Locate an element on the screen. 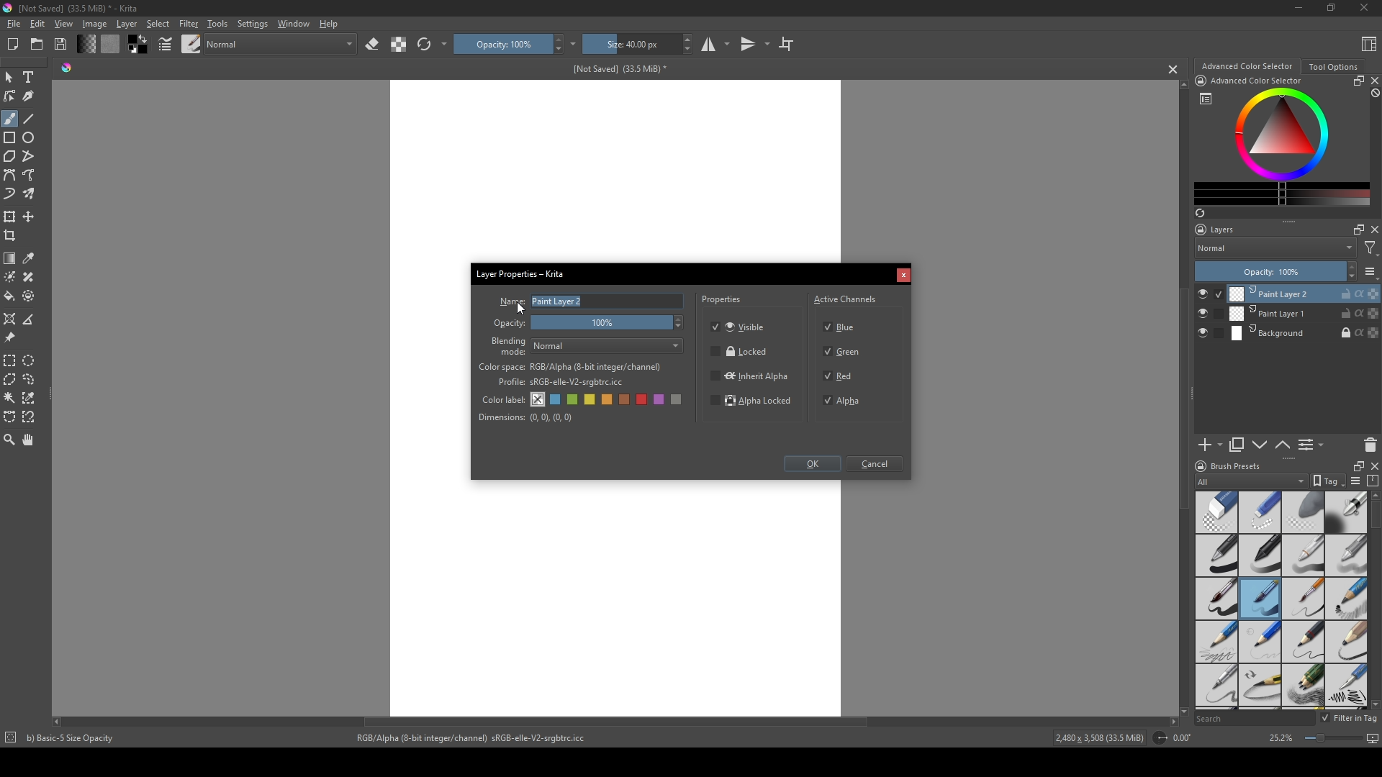  Locked is located at coordinates (740, 352).